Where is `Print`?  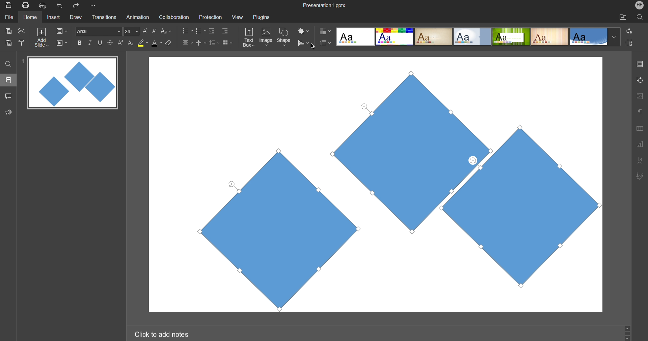 Print is located at coordinates (25, 6).